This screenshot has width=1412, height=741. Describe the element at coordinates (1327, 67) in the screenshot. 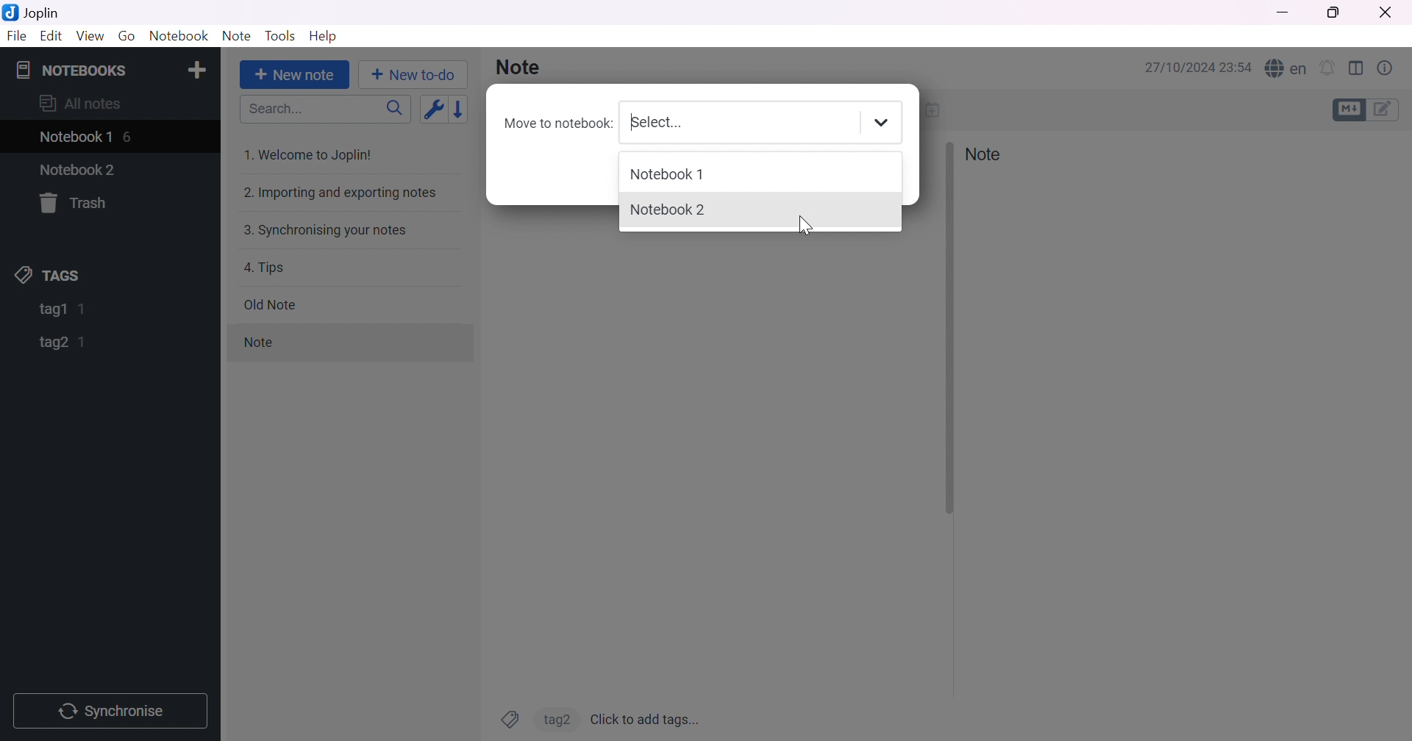

I see `Set alarm` at that location.